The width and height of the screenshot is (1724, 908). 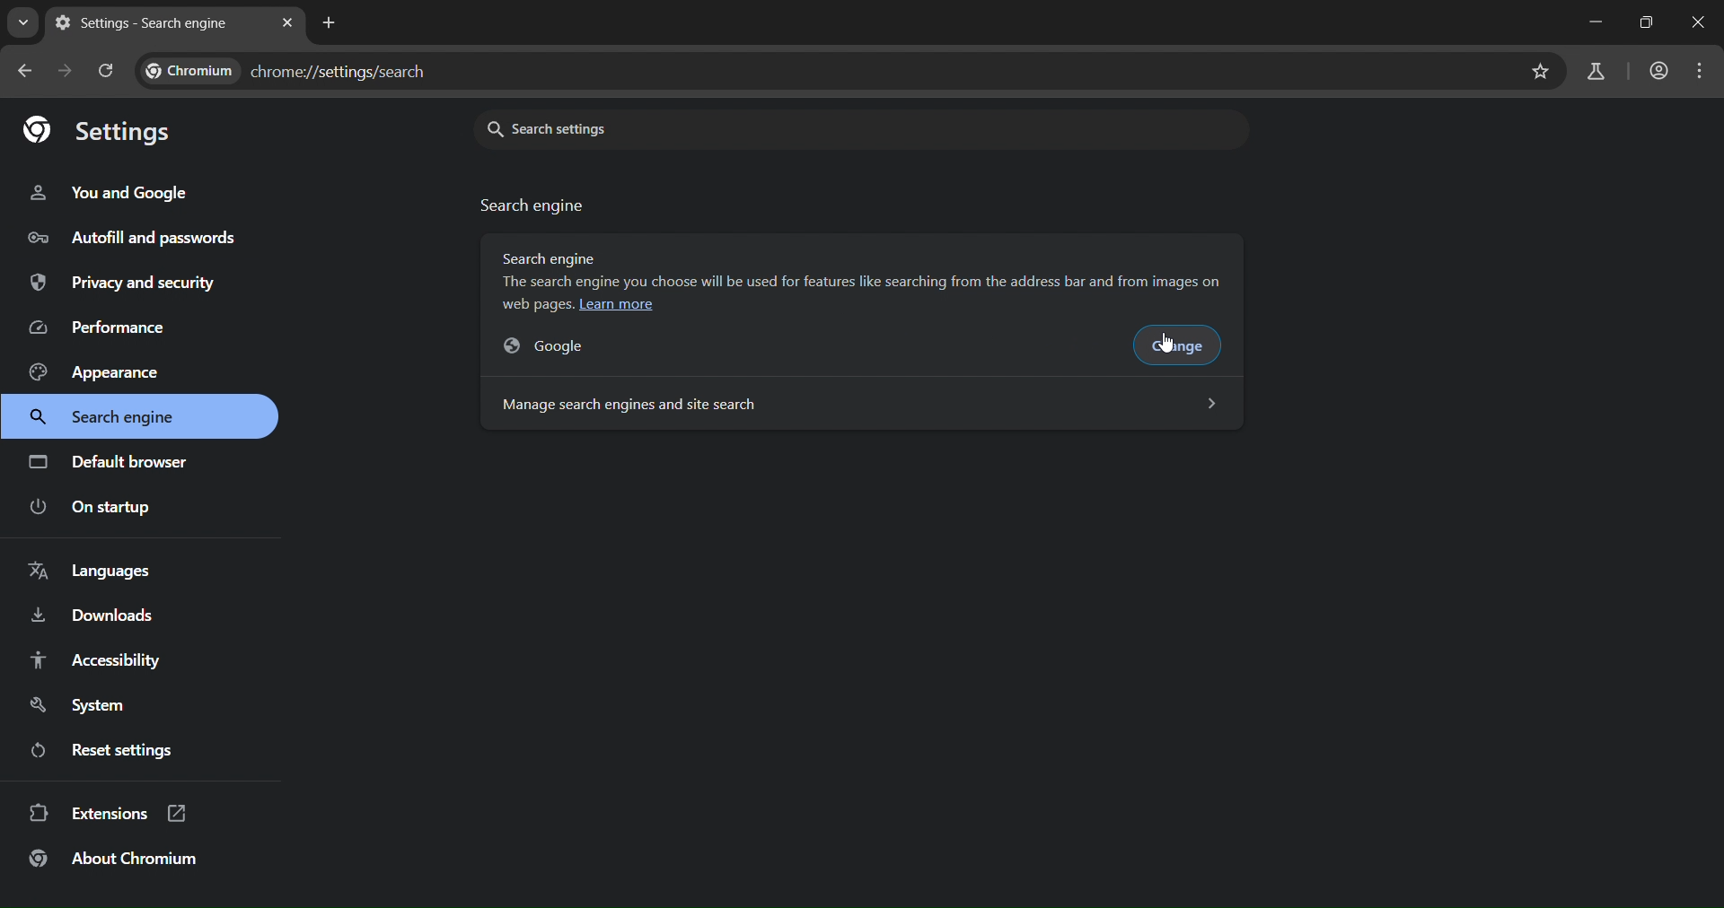 I want to click on Learn more, so click(x=617, y=305).